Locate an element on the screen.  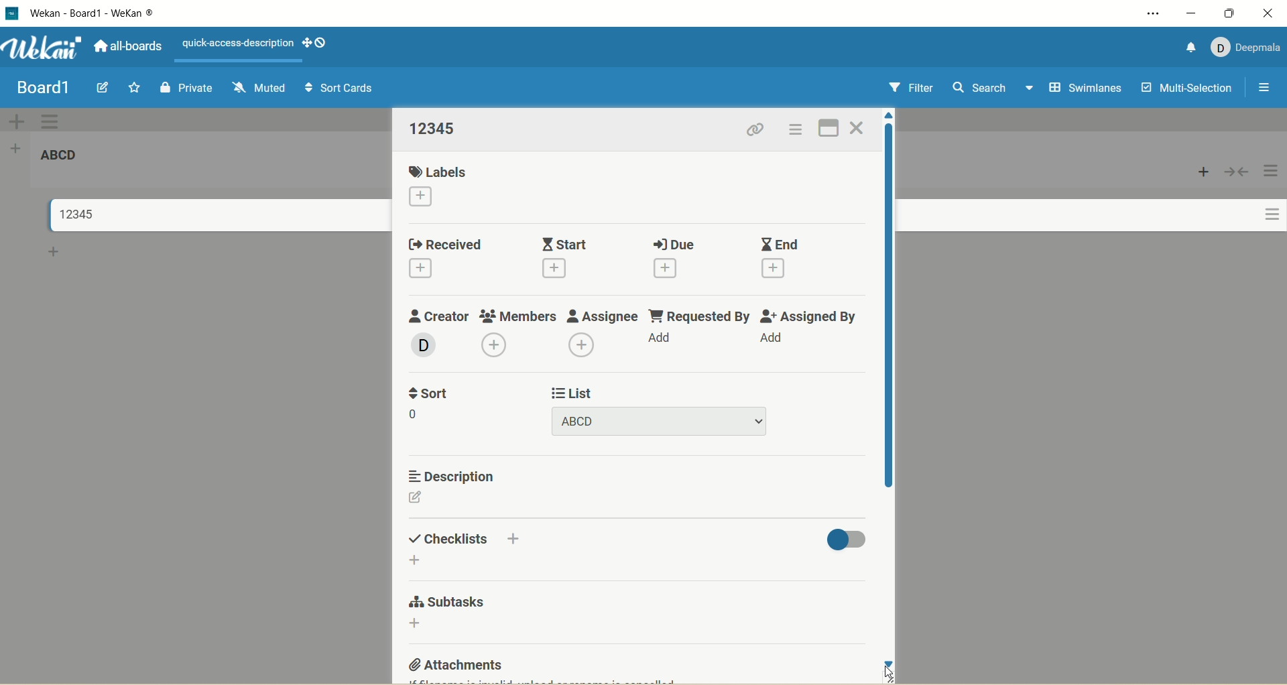
minimize is located at coordinates (1190, 13).